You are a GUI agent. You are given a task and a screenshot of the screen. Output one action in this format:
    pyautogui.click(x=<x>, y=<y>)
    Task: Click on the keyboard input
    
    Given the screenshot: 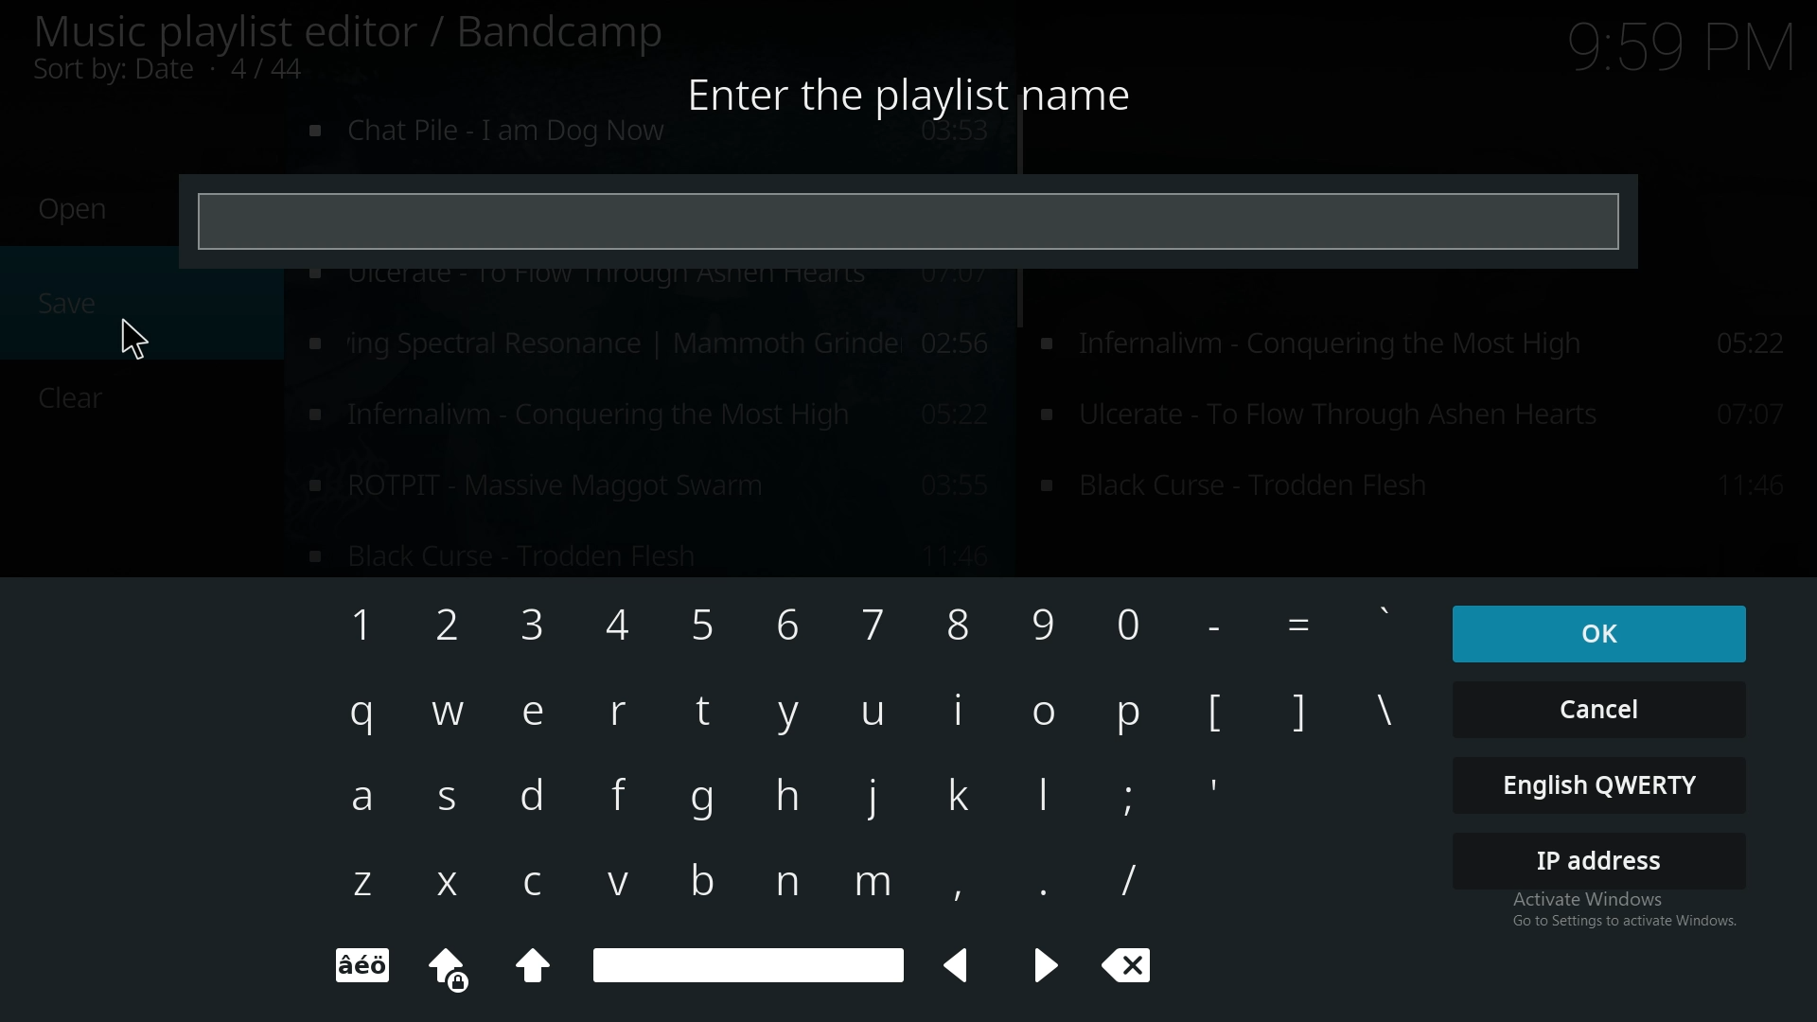 What is the action you would take?
    pyautogui.click(x=1041, y=716)
    